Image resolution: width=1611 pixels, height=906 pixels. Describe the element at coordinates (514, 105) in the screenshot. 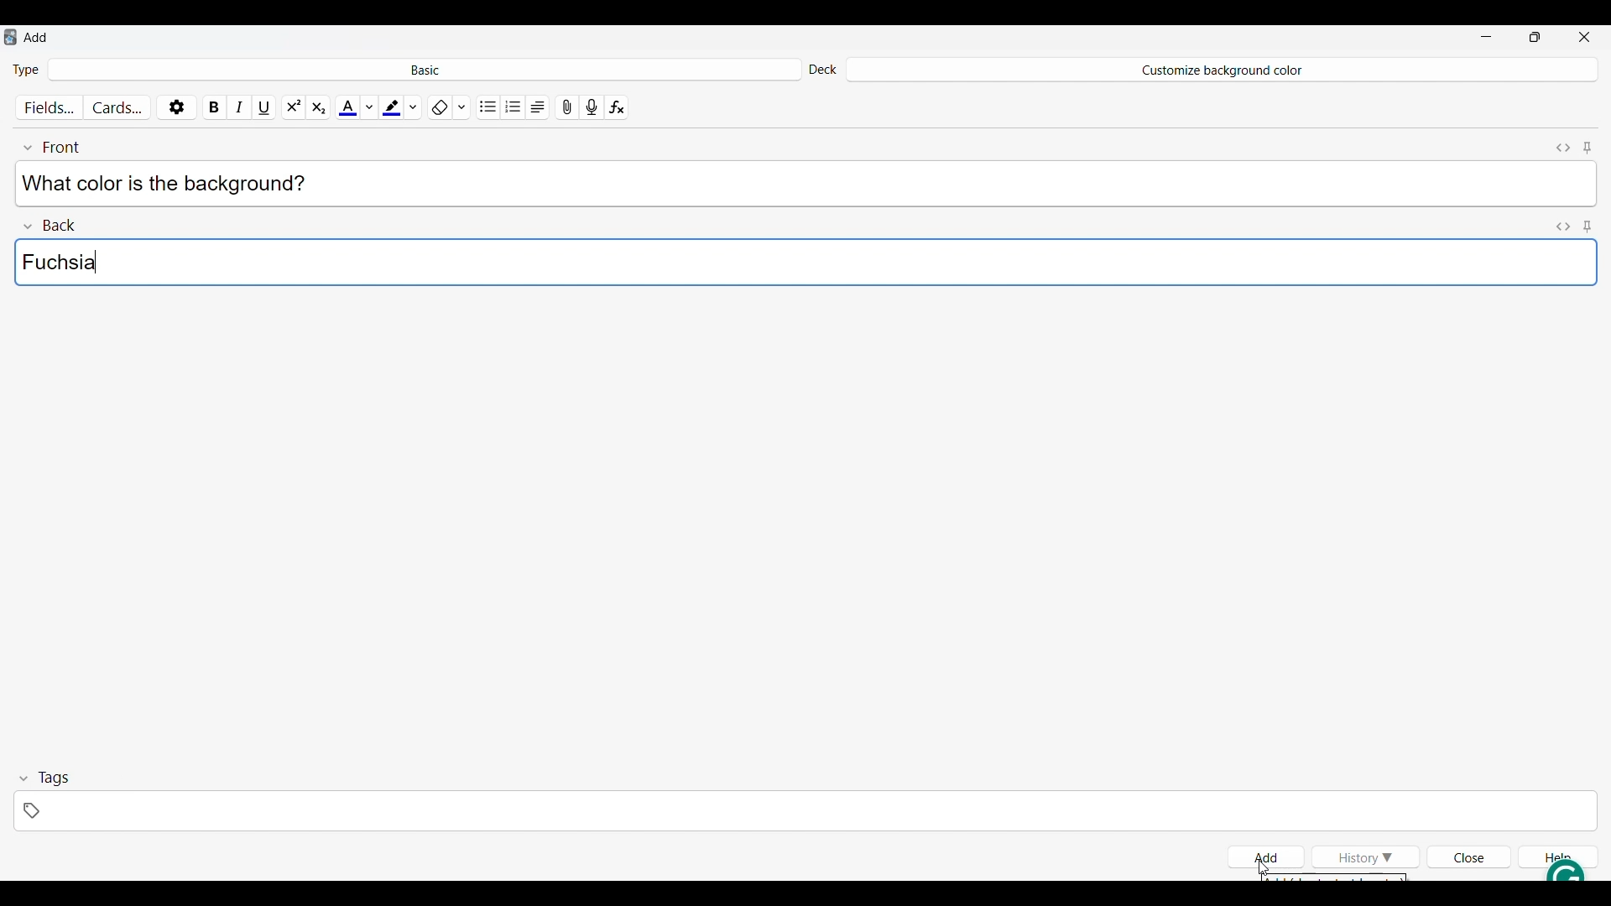

I see `Ordered list` at that location.